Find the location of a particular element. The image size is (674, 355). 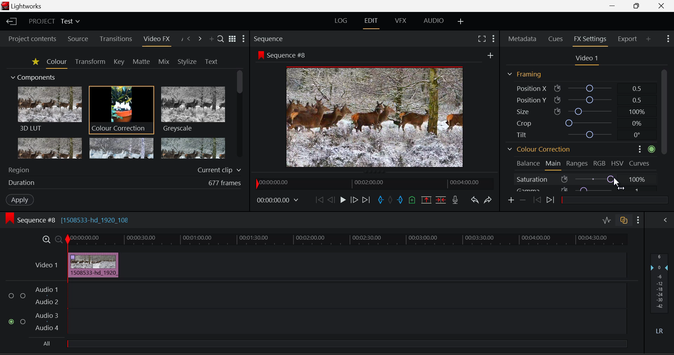

Preview Screen Altered is located at coordinates (372, 116).